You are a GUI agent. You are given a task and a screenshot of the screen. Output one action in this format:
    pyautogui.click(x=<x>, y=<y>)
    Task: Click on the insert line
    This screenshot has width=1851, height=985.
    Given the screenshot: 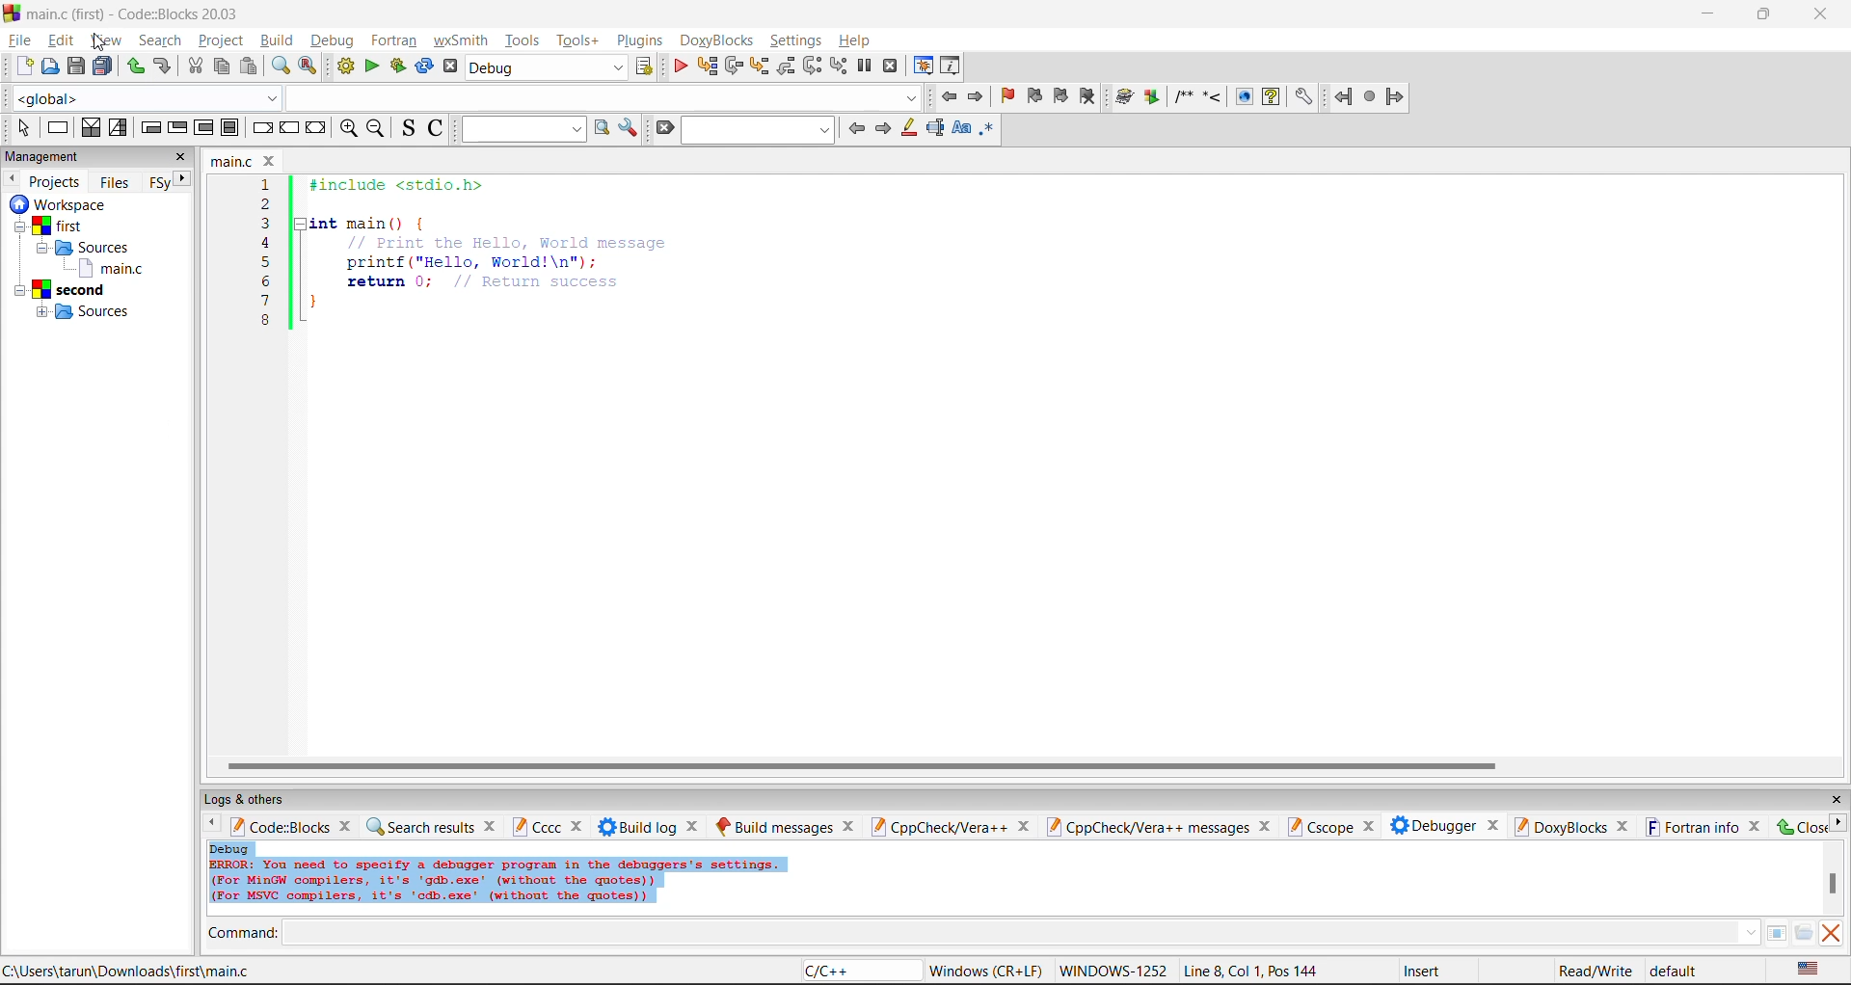 What is the action you would take?
    pyautogui.click(x=1214, y=98)
    